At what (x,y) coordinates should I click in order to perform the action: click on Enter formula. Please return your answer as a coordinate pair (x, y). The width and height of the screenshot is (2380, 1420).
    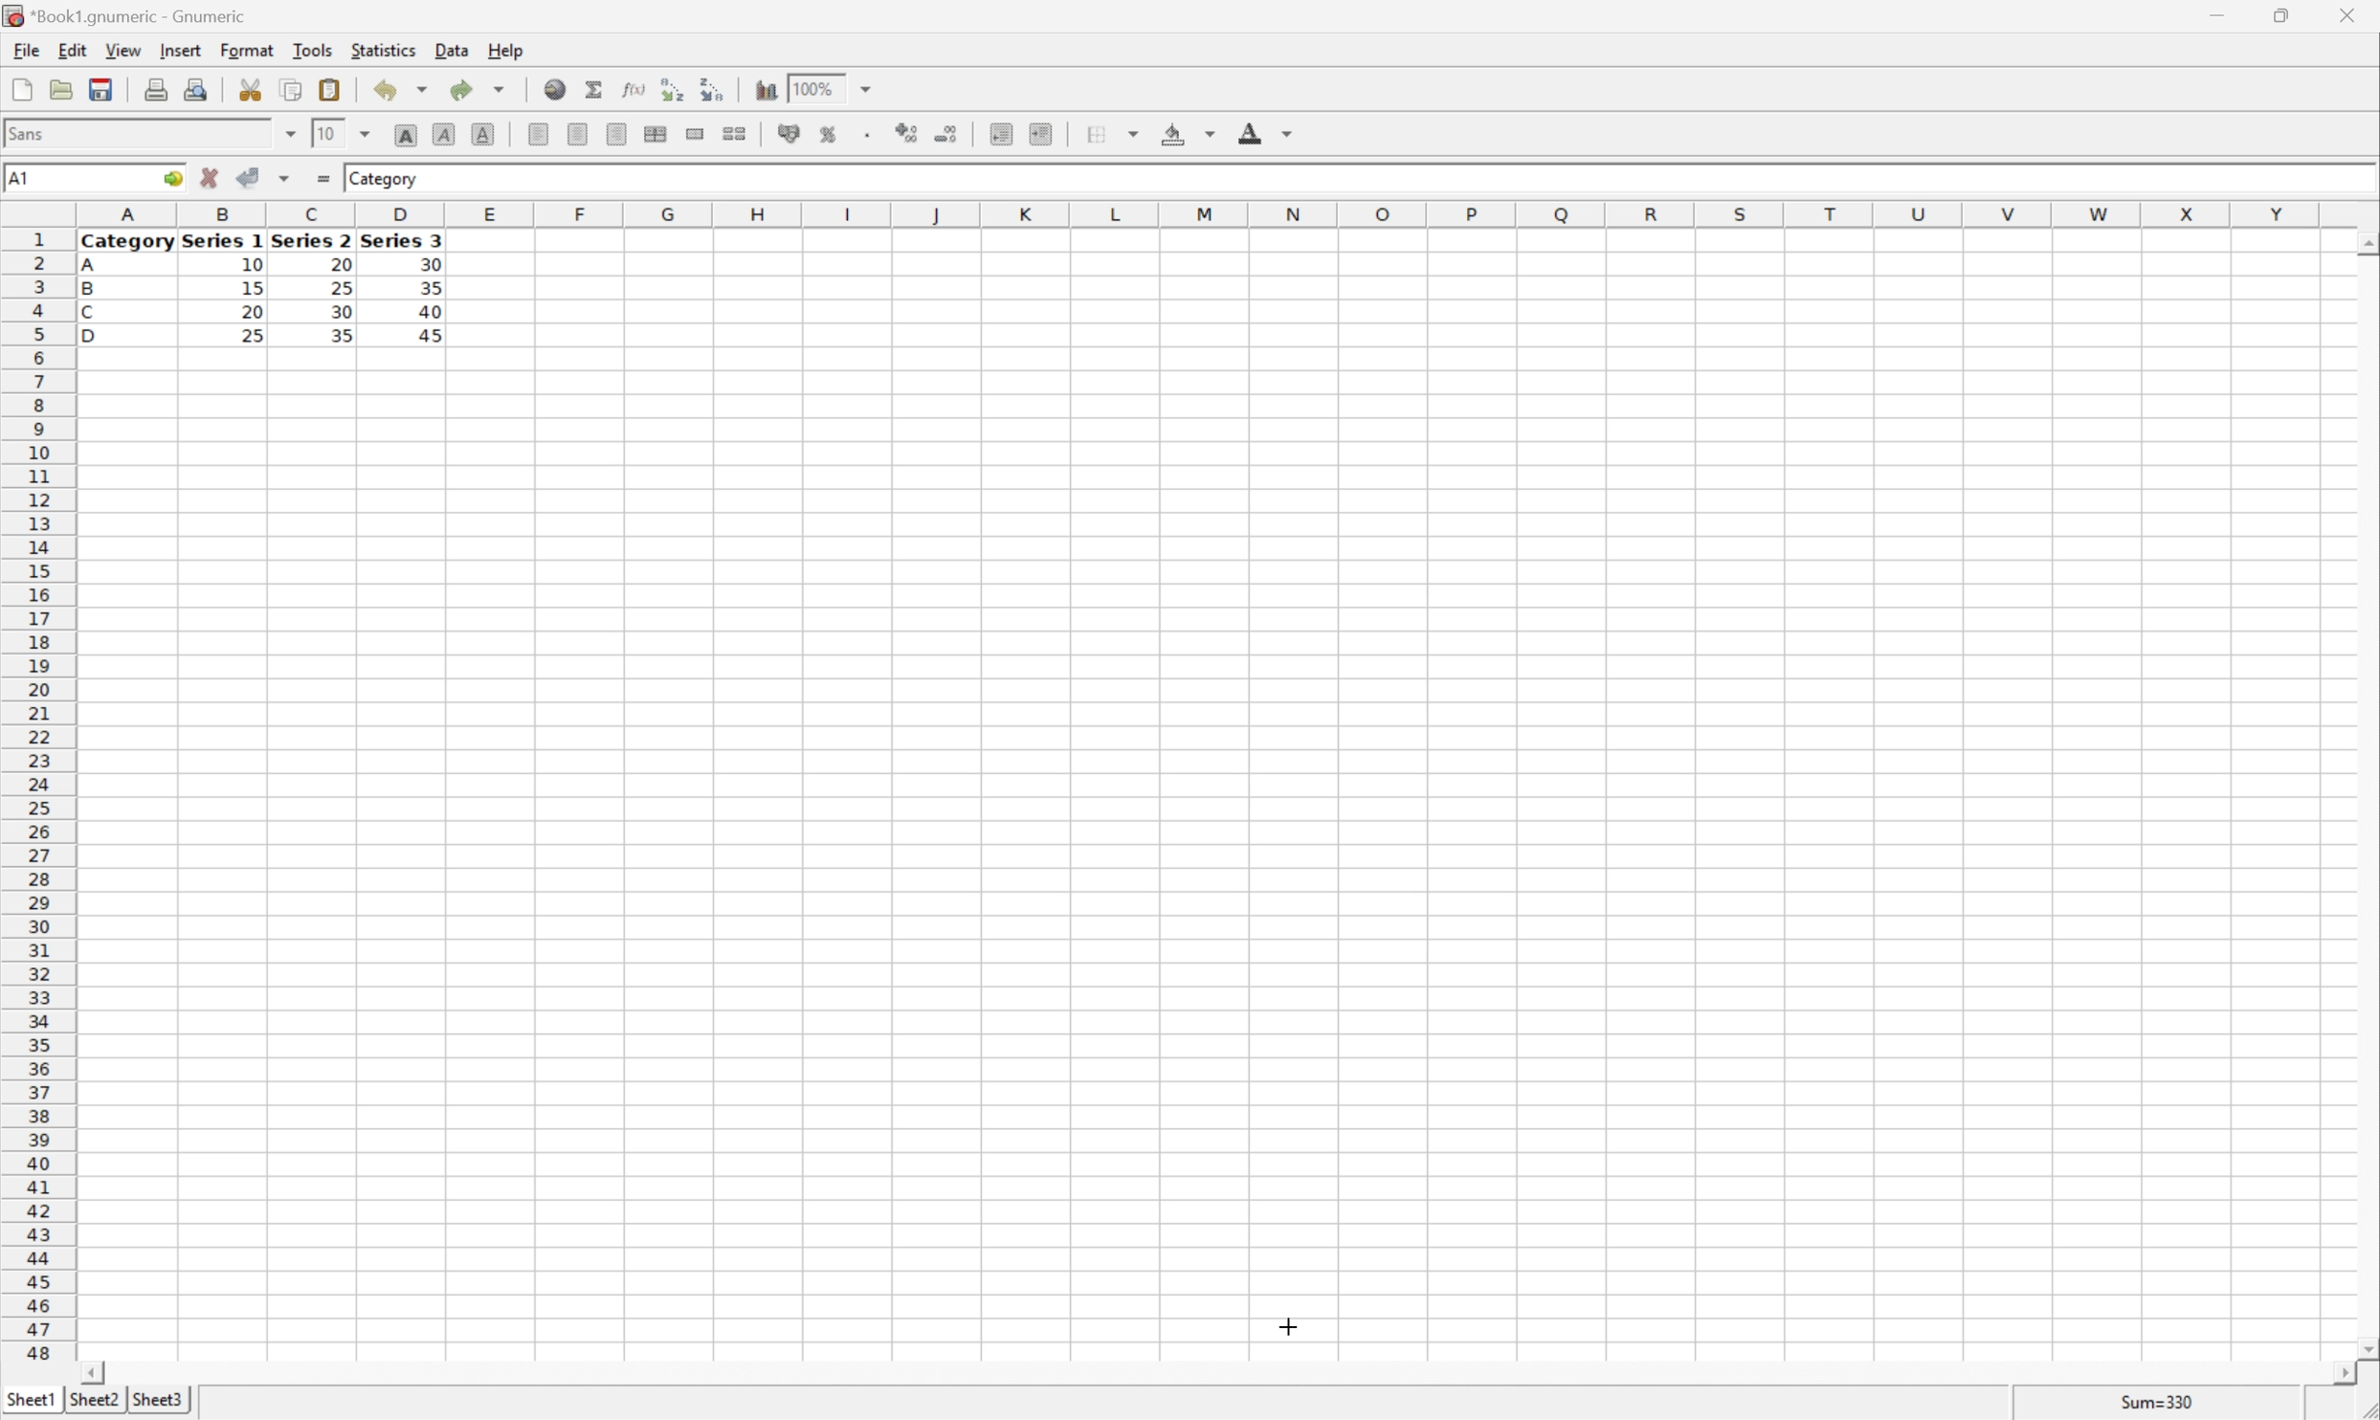
    Looking at the image, I should click on (326, 176).